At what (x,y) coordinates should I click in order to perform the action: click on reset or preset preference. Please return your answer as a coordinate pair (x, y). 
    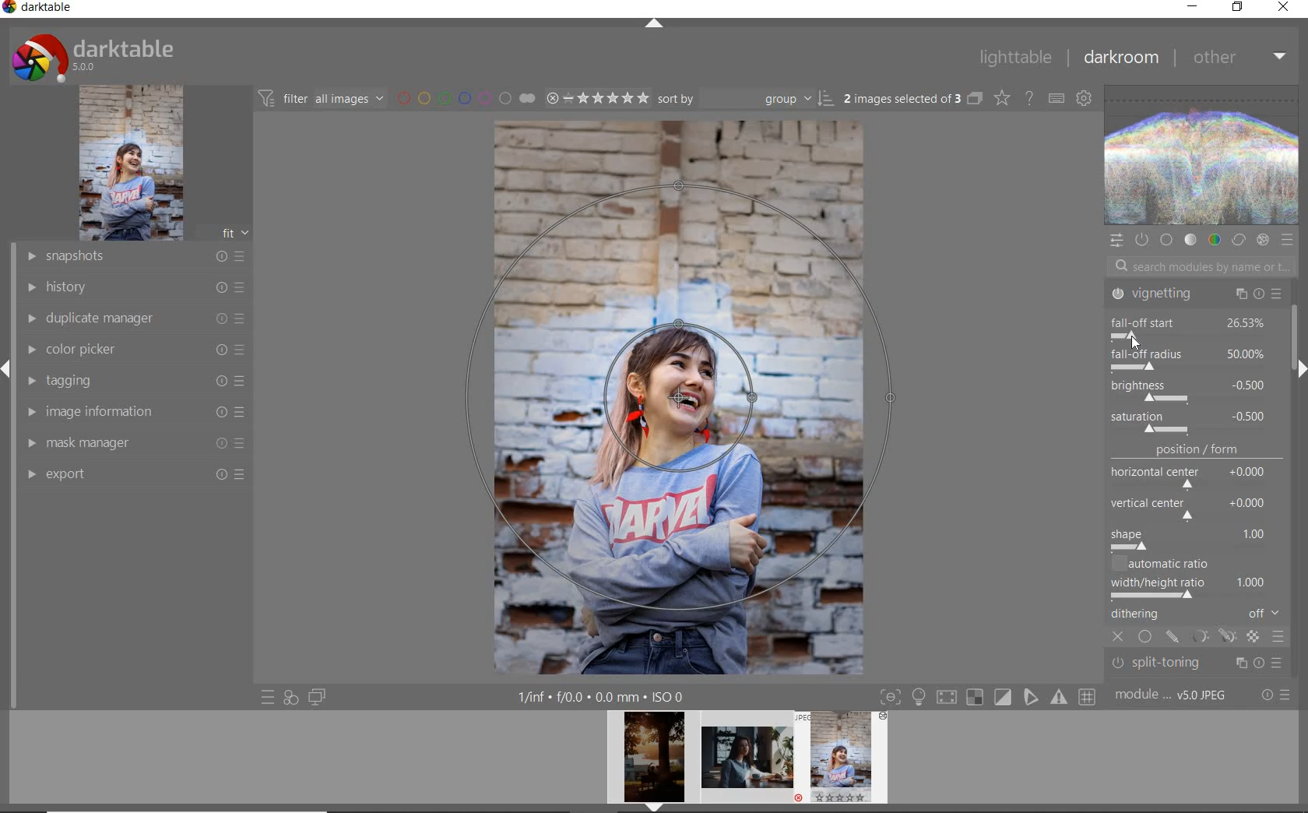
    Looking at the image, I should click on (1275, 696).